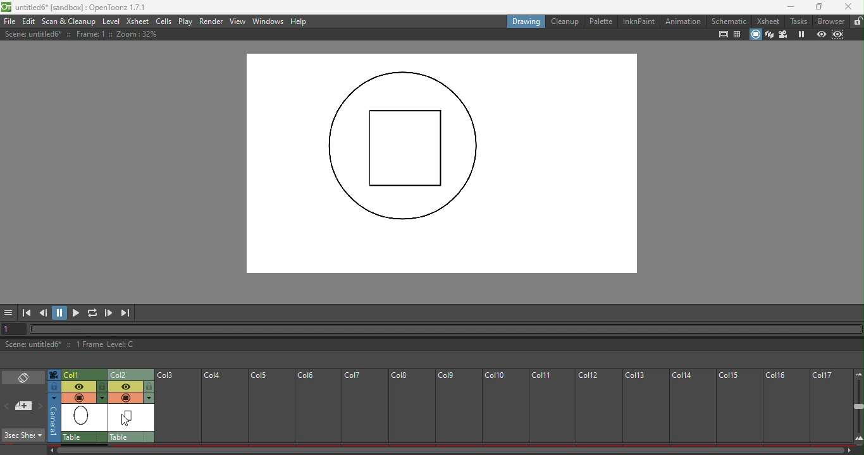 Image resolution: width=864 pixels, height=455 pixels. Describe the element at coordinates (10, 21) in the screenshot. I see `File` at that location.